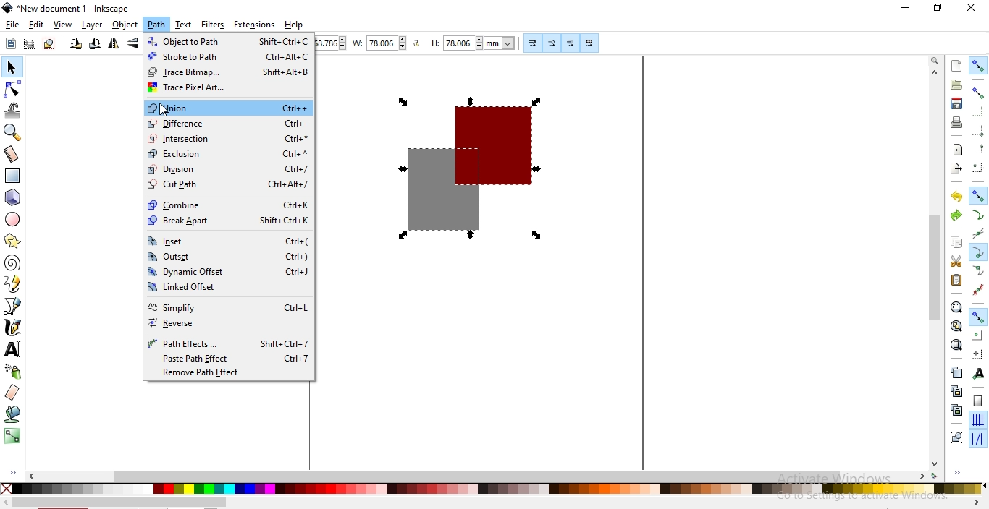 The image size is (989, 509). Describe the element at coordinates (67, 8) in the screenshot. I see `new document 1 - Inkscape` at that location.